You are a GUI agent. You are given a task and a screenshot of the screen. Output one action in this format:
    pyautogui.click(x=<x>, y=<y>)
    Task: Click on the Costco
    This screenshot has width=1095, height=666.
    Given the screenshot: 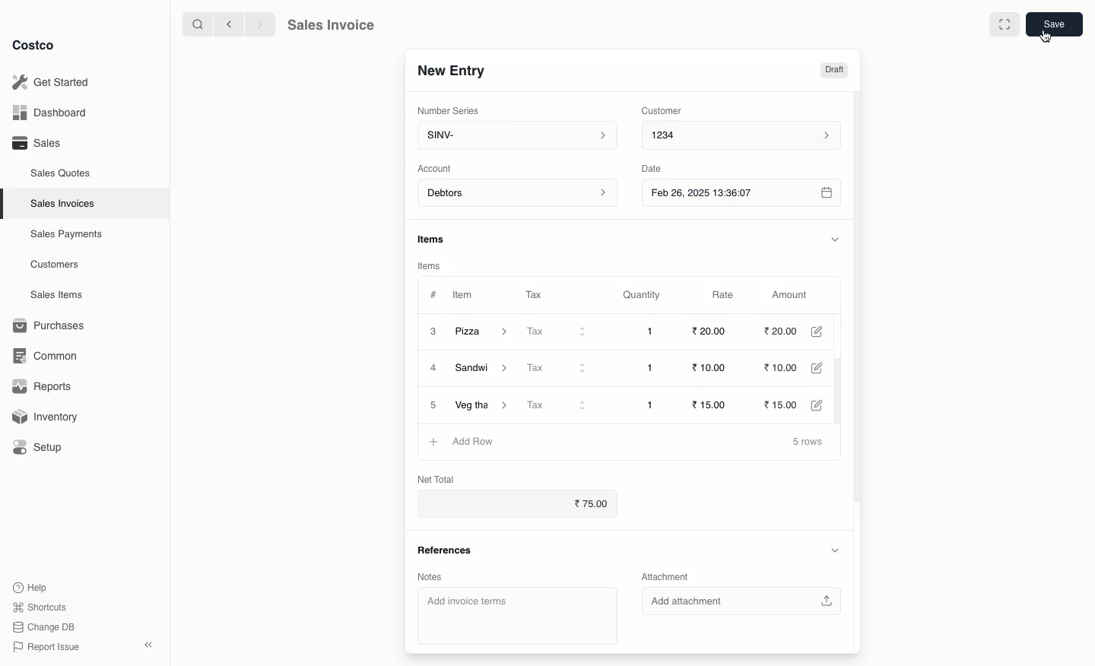 What is the action you would take?
    pyautogui.click(x=37, y=46)
    